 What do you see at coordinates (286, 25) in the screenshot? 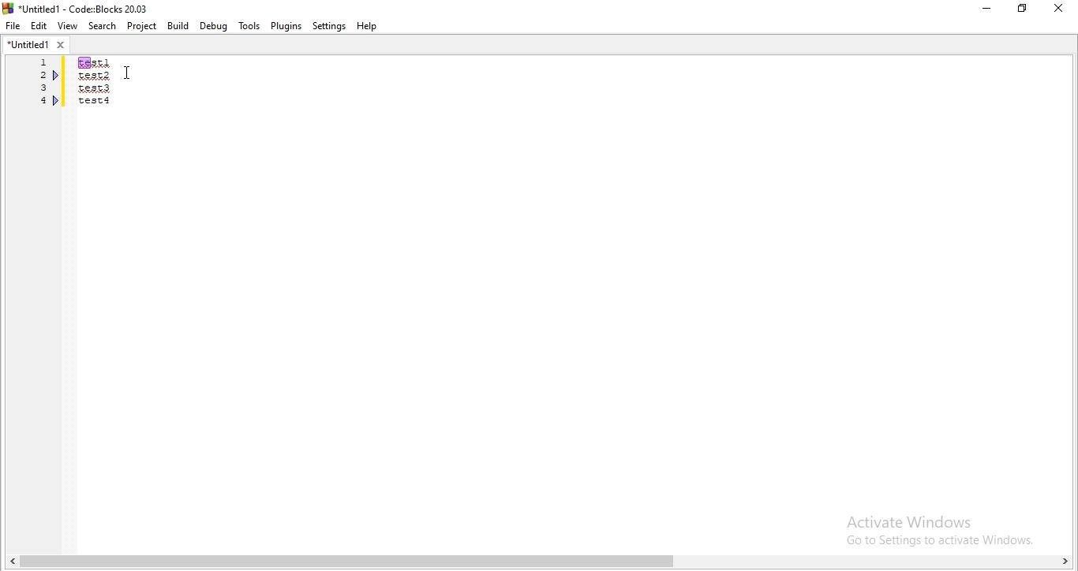
I see `Plugins ` at bounding box center [286, 25].